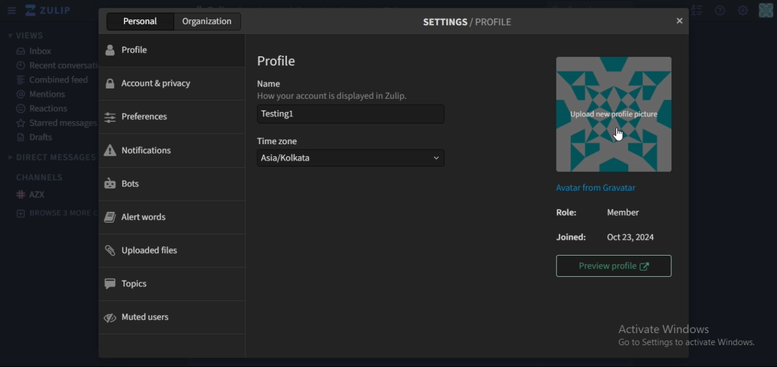 The width and height of the screenshot is (777, 367). Describe the element at coordinates (45, 108) in the screenshot. I see `reactions` at that location.